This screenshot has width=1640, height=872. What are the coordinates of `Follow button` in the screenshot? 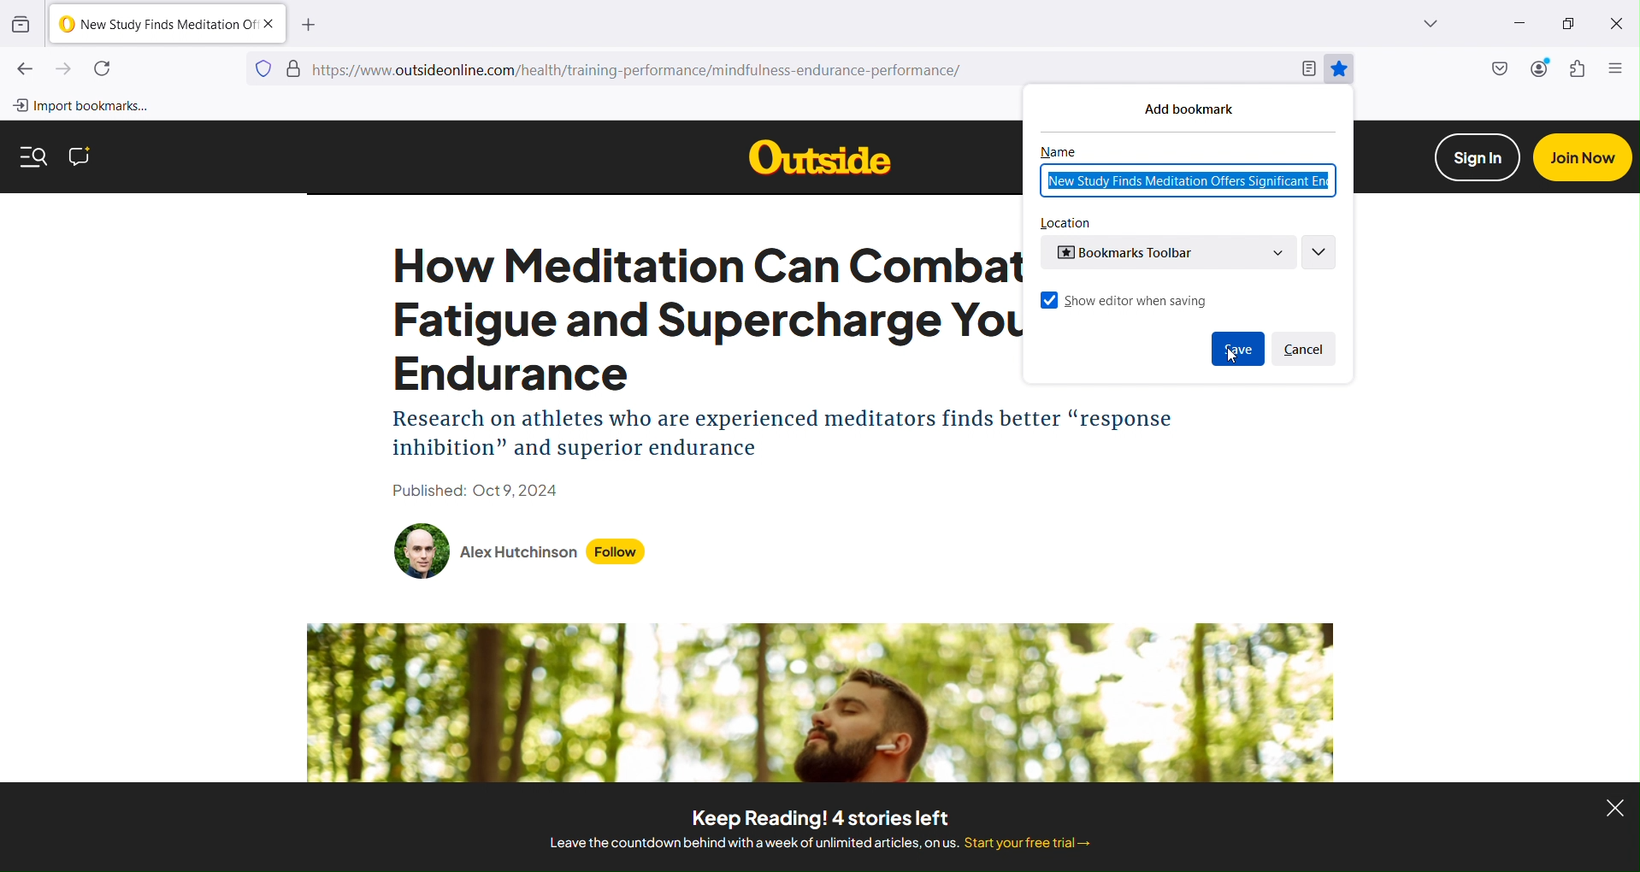 It's located at (616, 552).